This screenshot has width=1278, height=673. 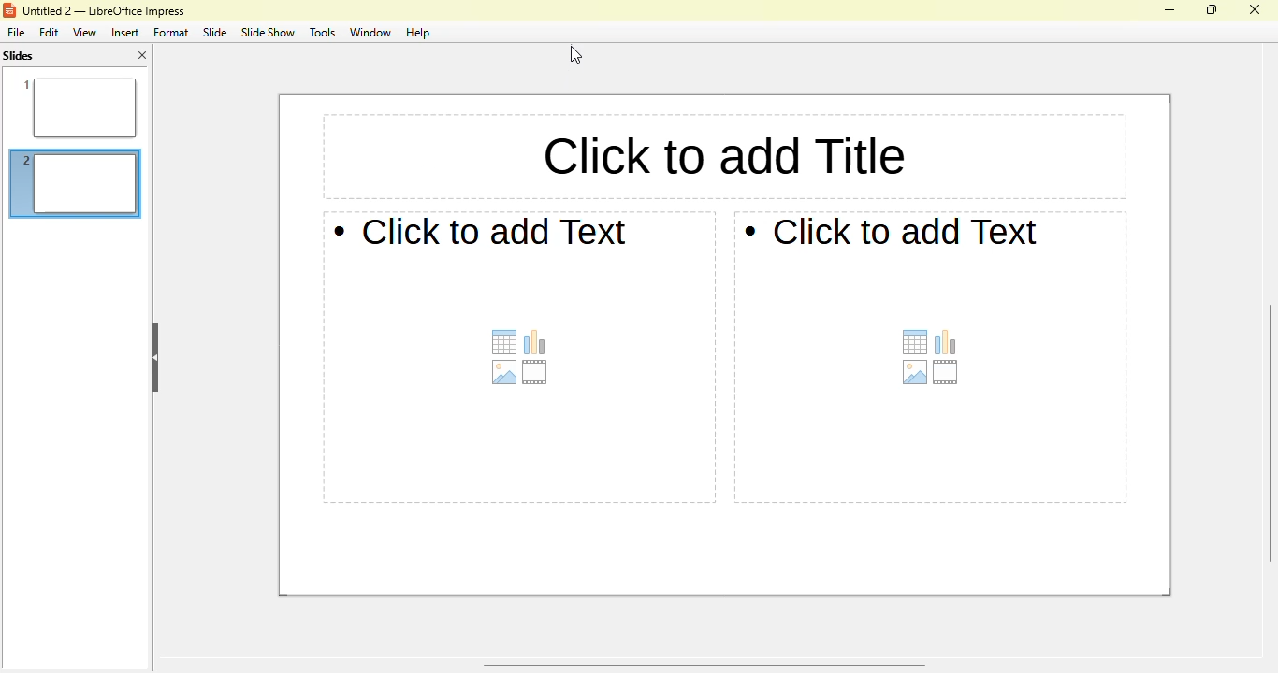 What do you see at coordinates (154, 357) in the screenshot?
I see `hide` at bounding box center [154, 357].